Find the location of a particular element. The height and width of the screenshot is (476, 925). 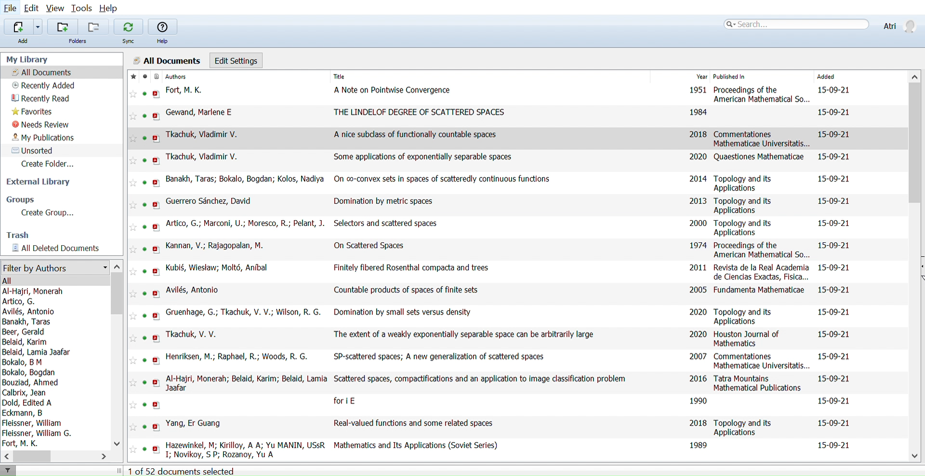

open PDF is located at coordinates (157, 249).